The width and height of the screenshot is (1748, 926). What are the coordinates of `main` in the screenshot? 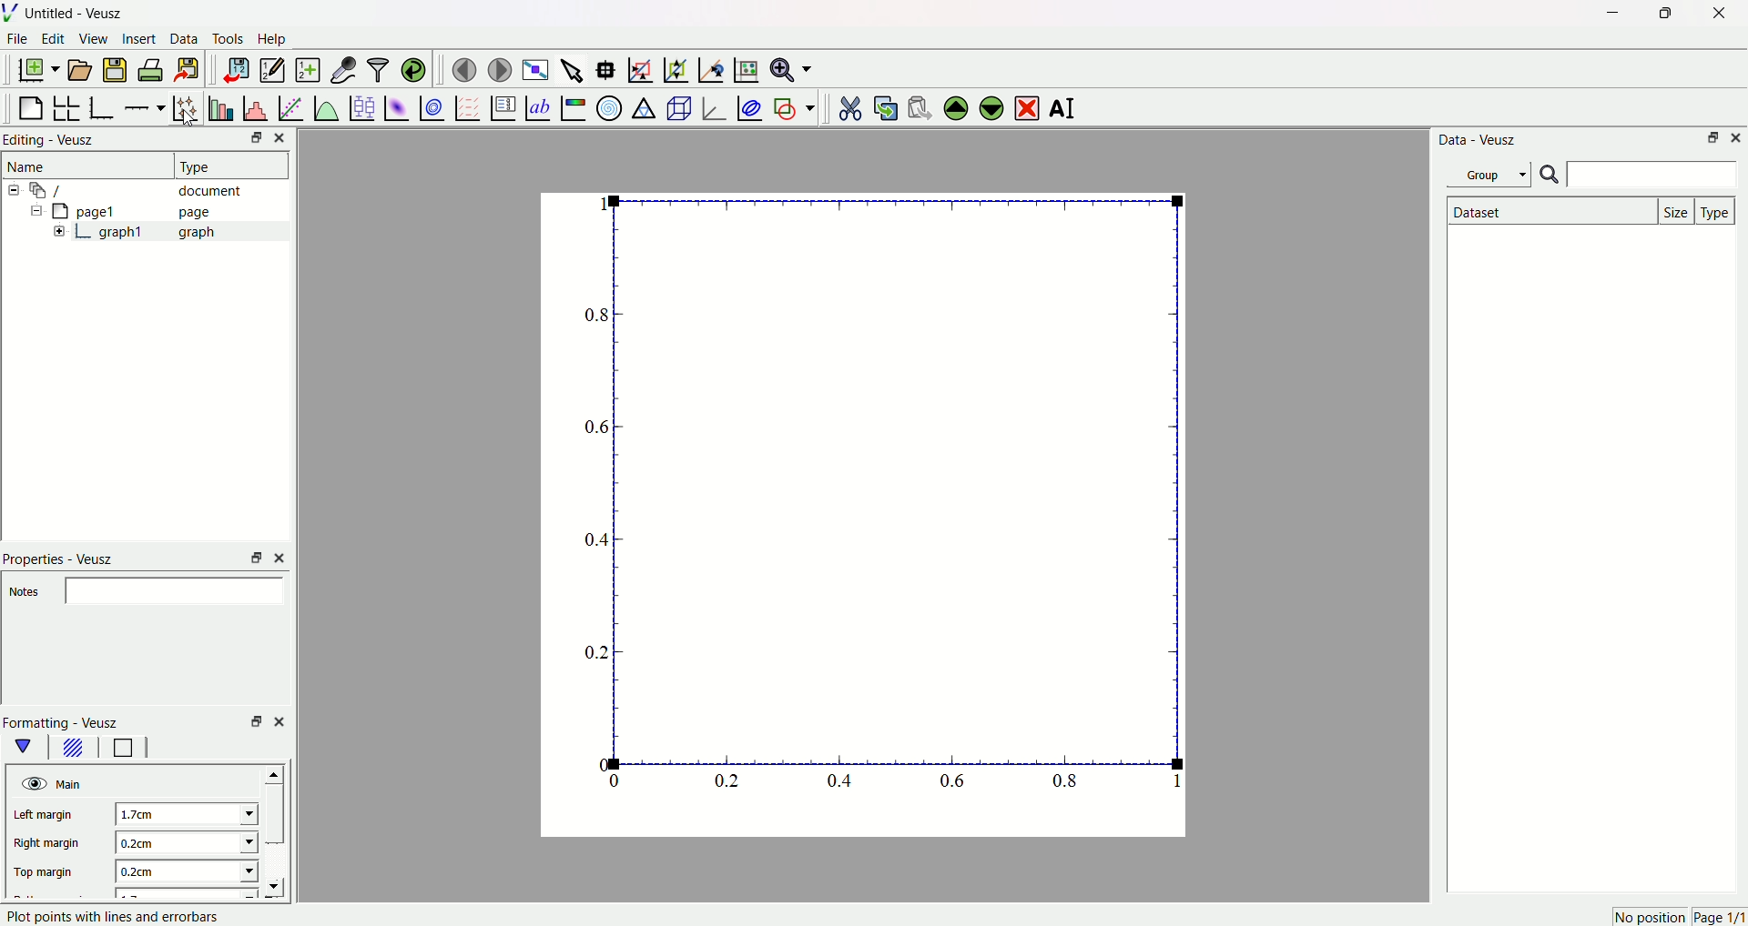 It's located at (27, 747).